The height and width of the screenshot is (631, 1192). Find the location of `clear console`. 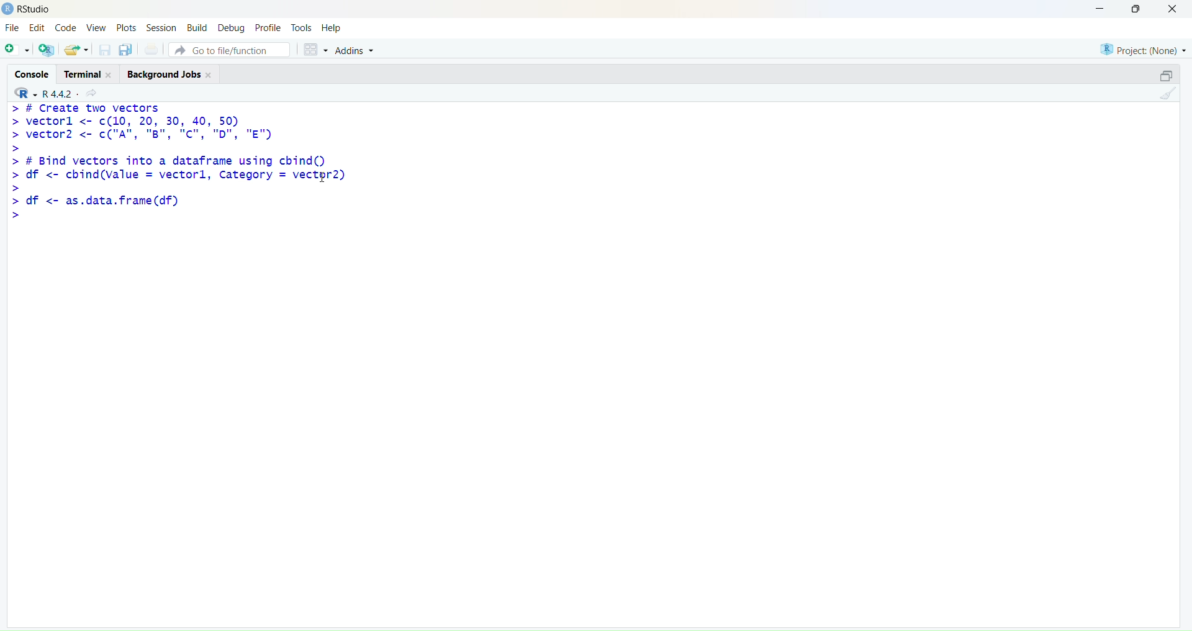

clear console is located at coordinates (1168, 94).